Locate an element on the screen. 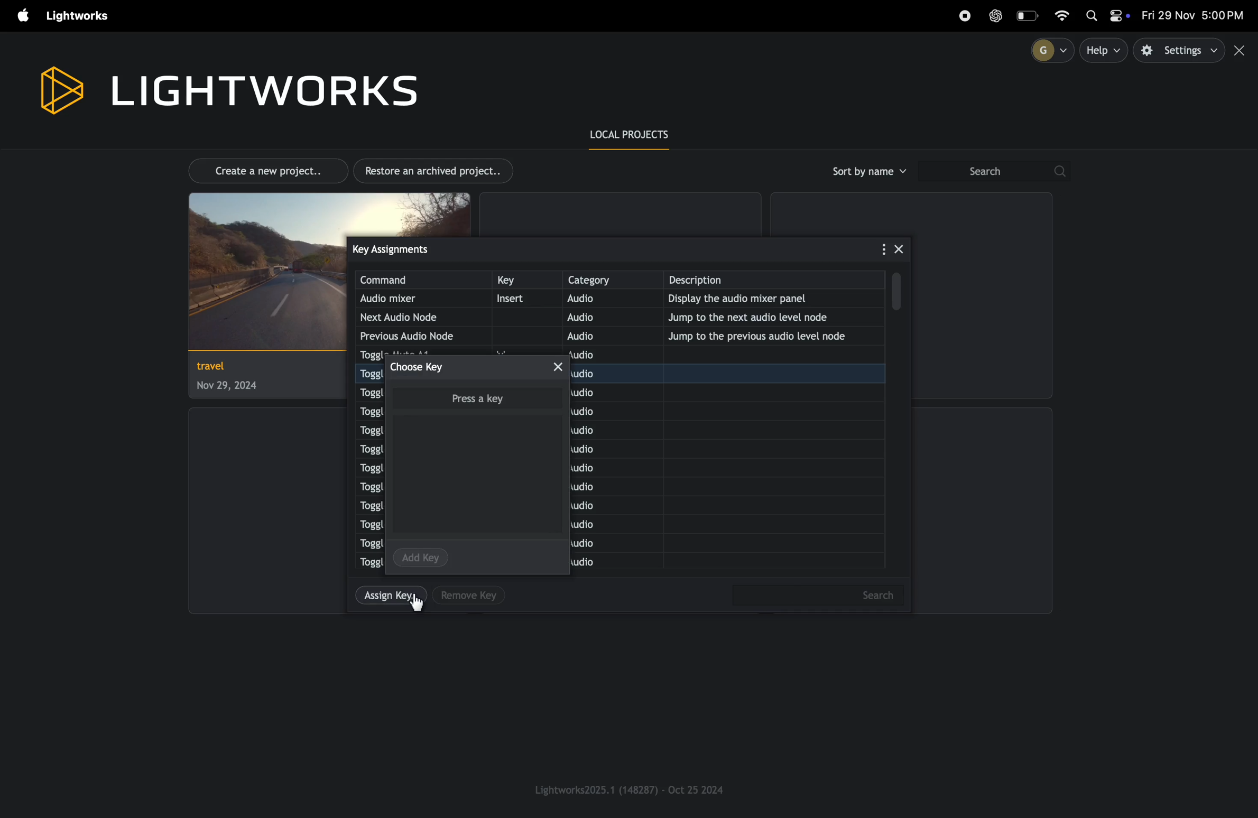 This screenshot has height=818, width=1258. light works is located at coordinates (227, 88).